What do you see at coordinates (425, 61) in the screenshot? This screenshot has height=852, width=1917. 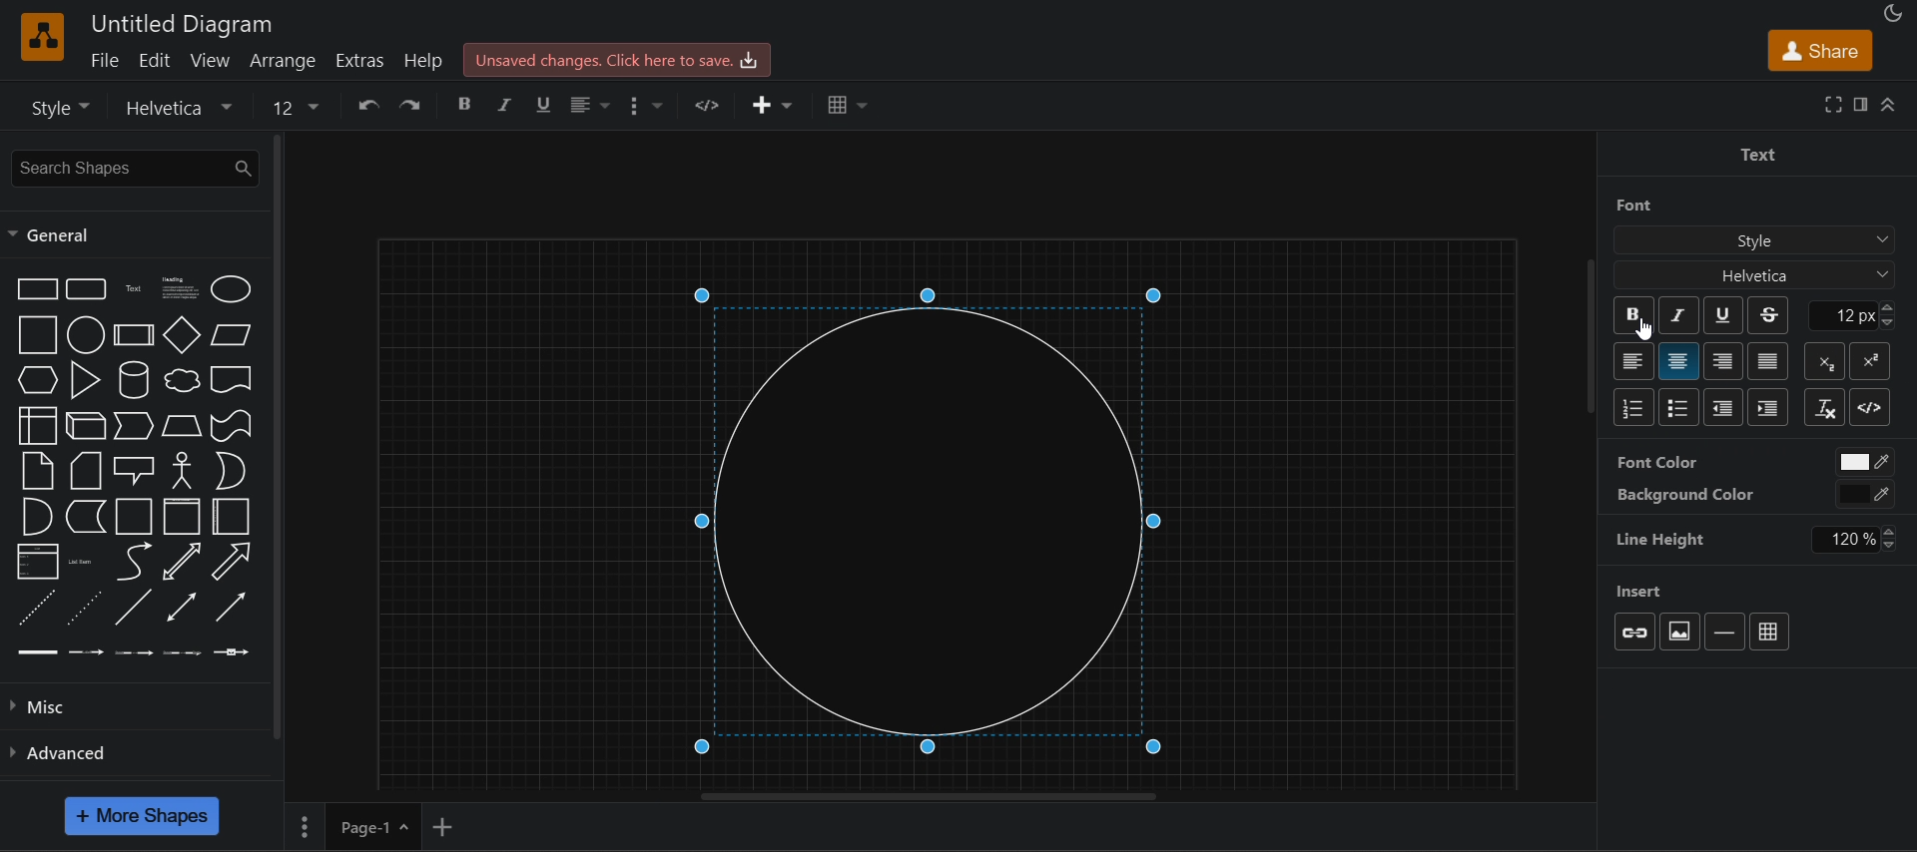 I see `help` at bounding box center [425, 61].